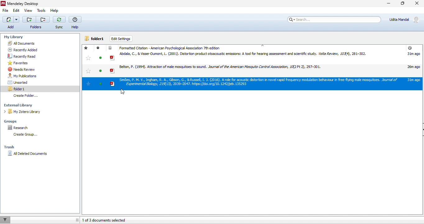  I want to click on search, so click(333, 20).